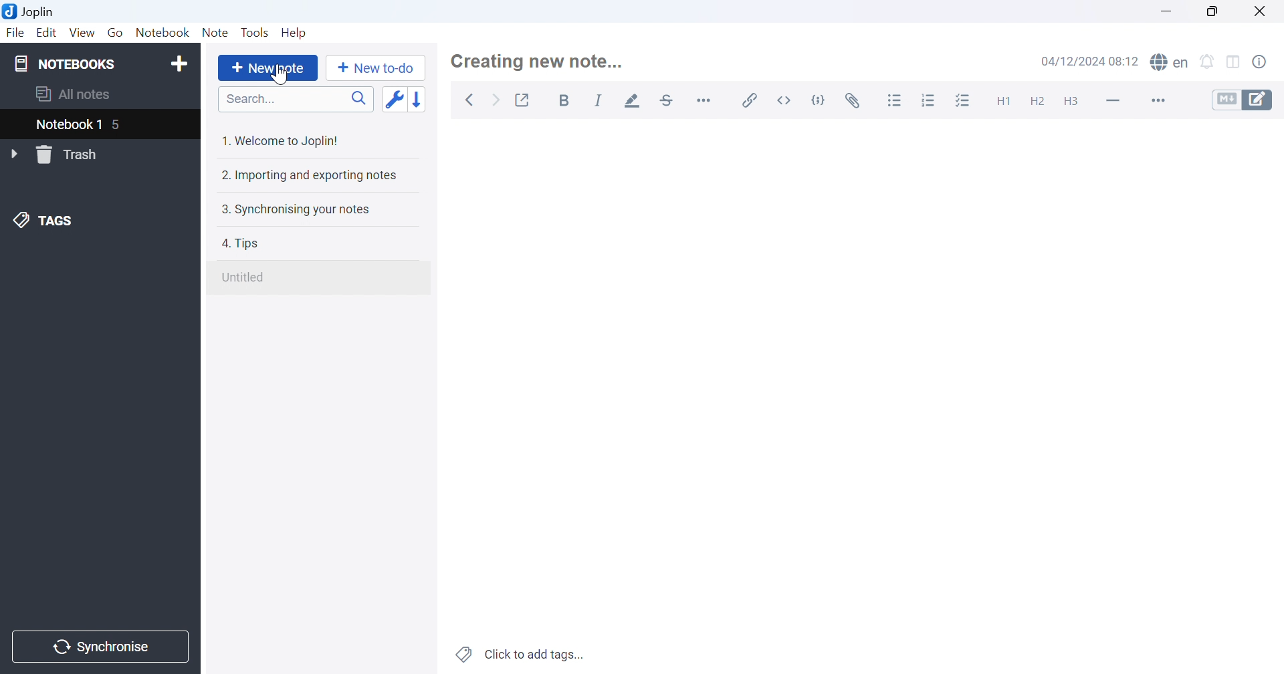 The height and width of the screenshot is (674, 1284). I want to click on 4. Tips, so click(246, 243).